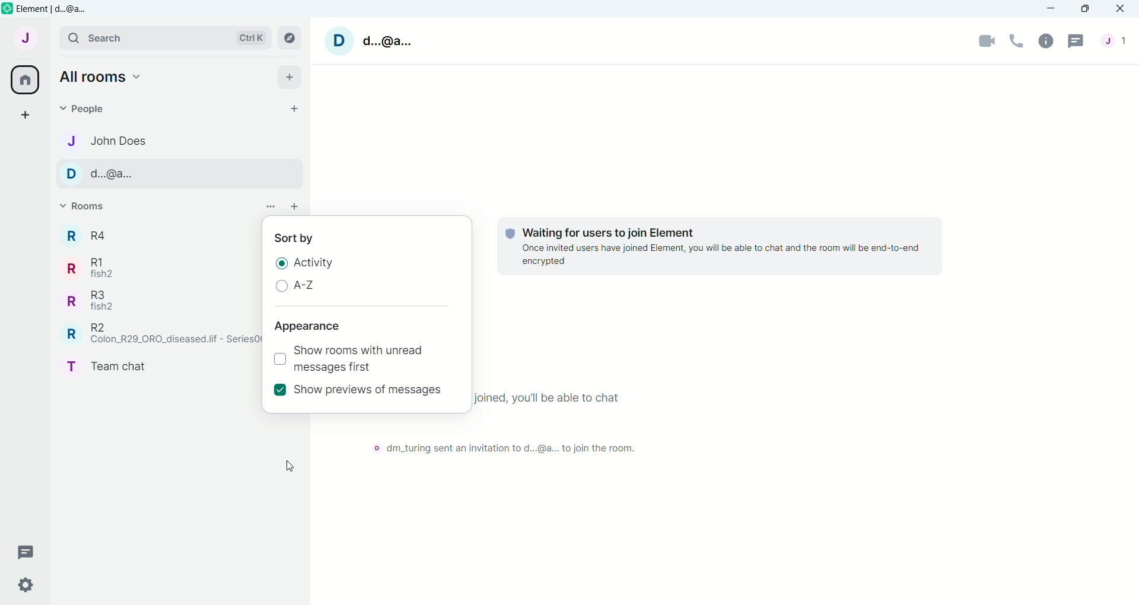  Describe the element at coordinates (290, 464) in the screenshot. I see `cursor` at that location.